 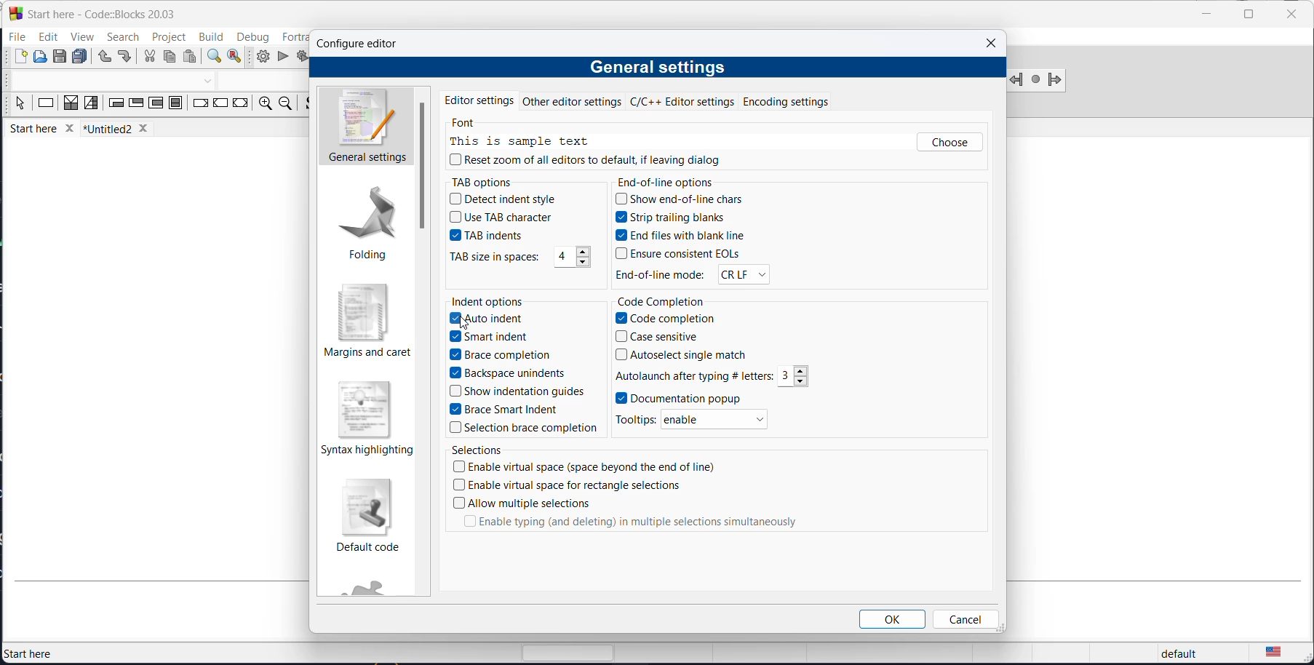 I want to click on save all, so click(x=80, y=57).